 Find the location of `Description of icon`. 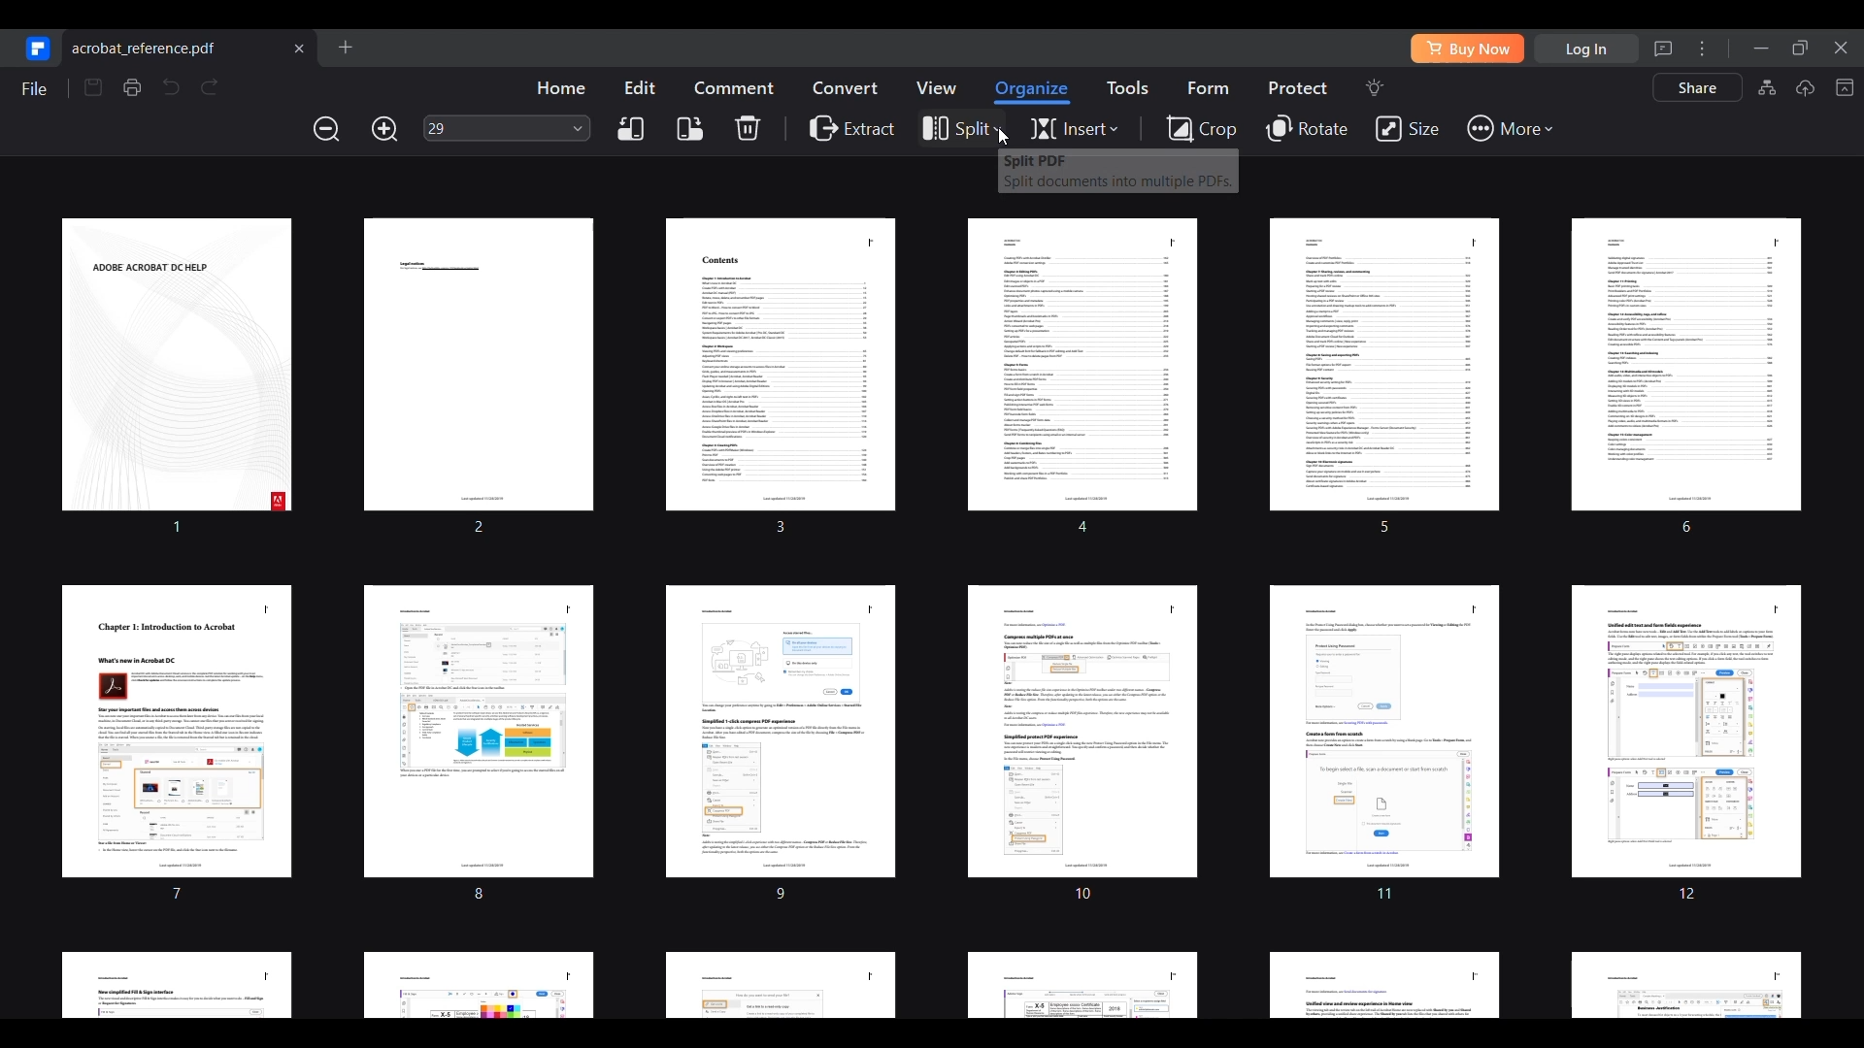

Description of icon is located at coordinates (1117, 171).